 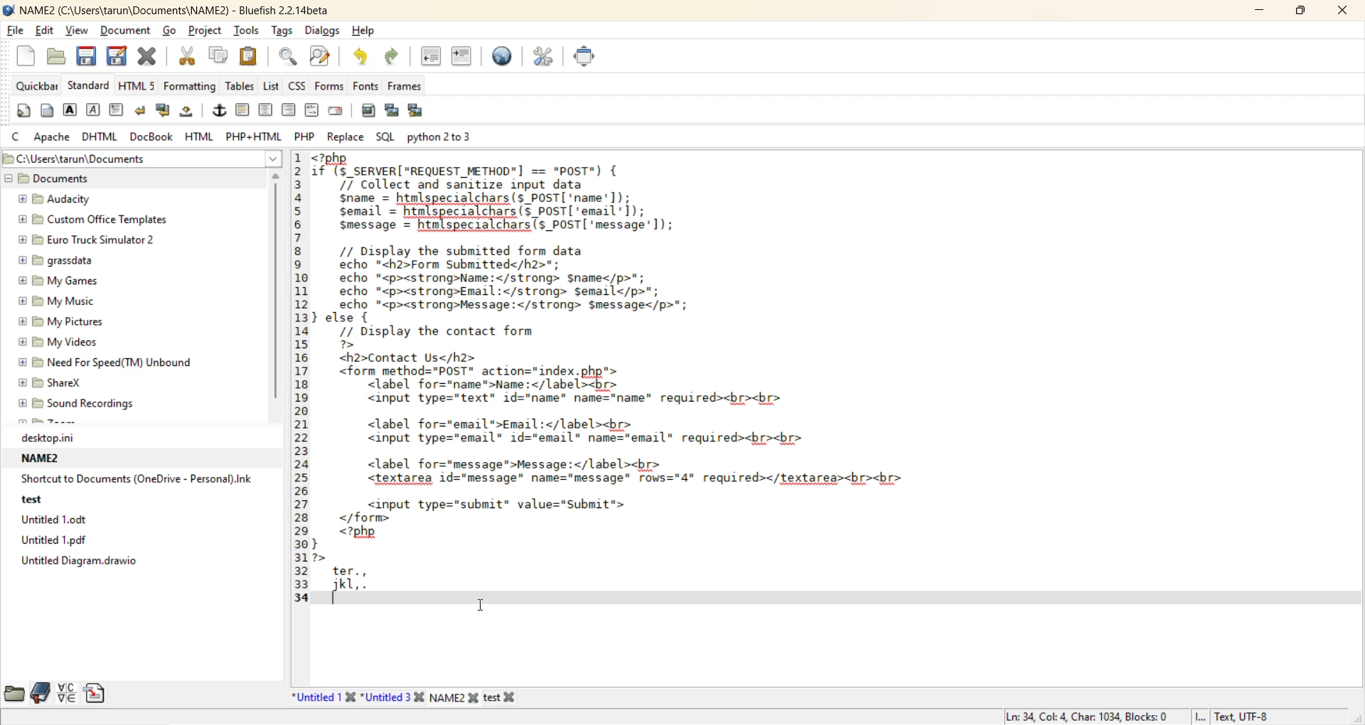 I want to click on insert thumbnail, so click(x=395, y=112).